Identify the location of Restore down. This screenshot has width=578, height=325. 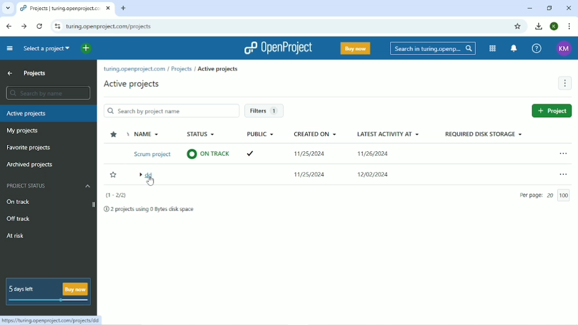
(550, 8).